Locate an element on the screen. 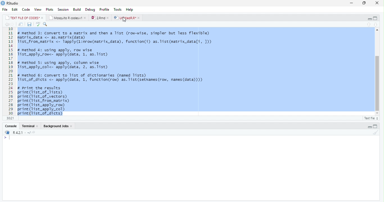  Line number is located at coordinates (10, 71).